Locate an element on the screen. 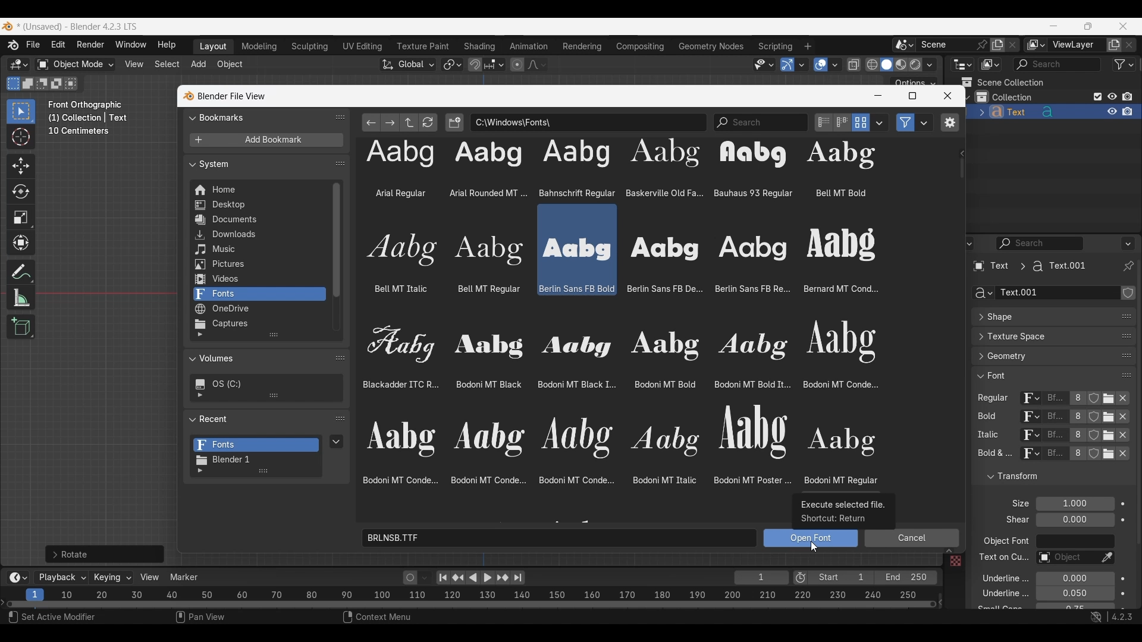 The image size is (1142, 642). Help menu is located at coordinates (165, 45).